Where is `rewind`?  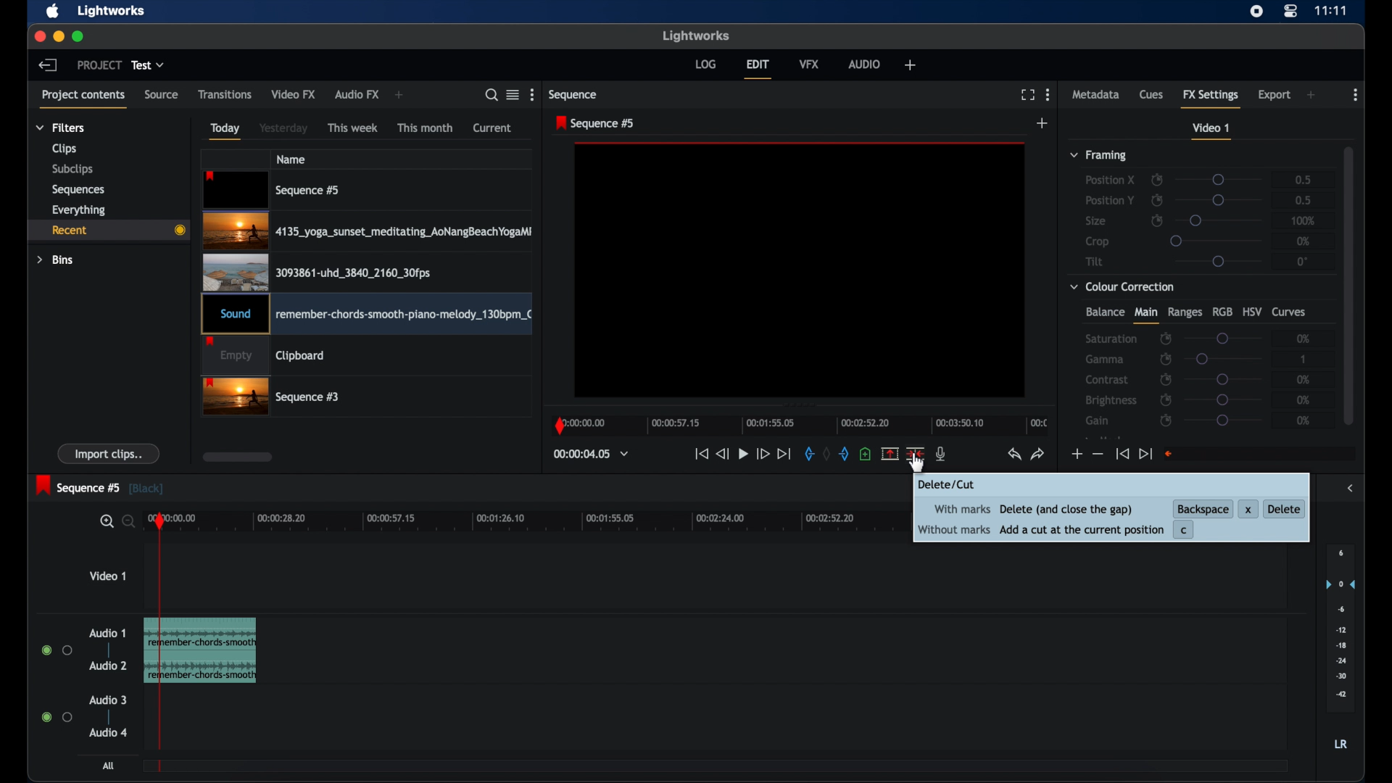
rewind is located at coordinates (721, 455).